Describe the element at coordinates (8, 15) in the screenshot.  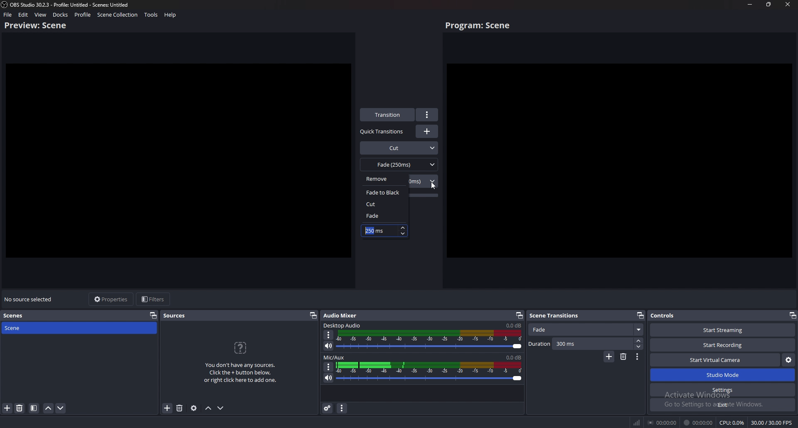
I see `file` at that location.